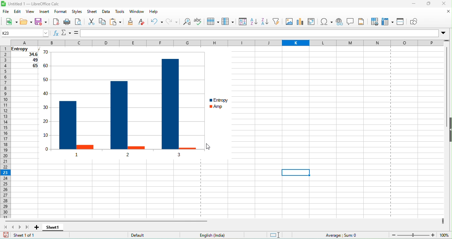 The width and height of the screenshot is (452, 239). I want to click on name box (k23), so click(24, 33).